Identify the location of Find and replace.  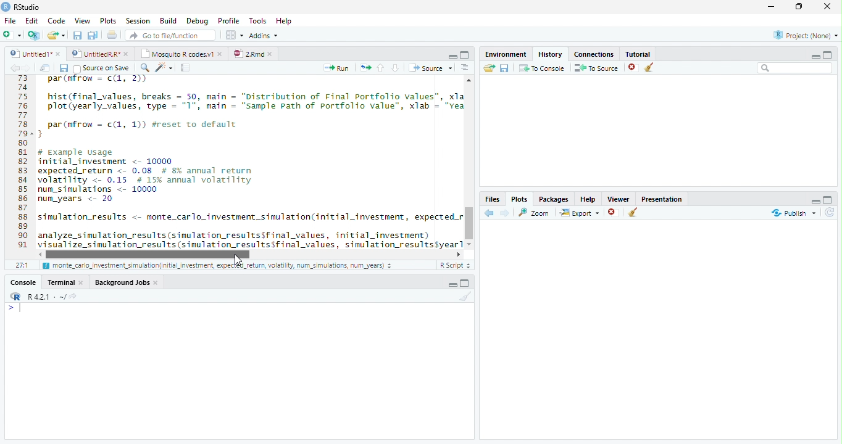
(145, 68).